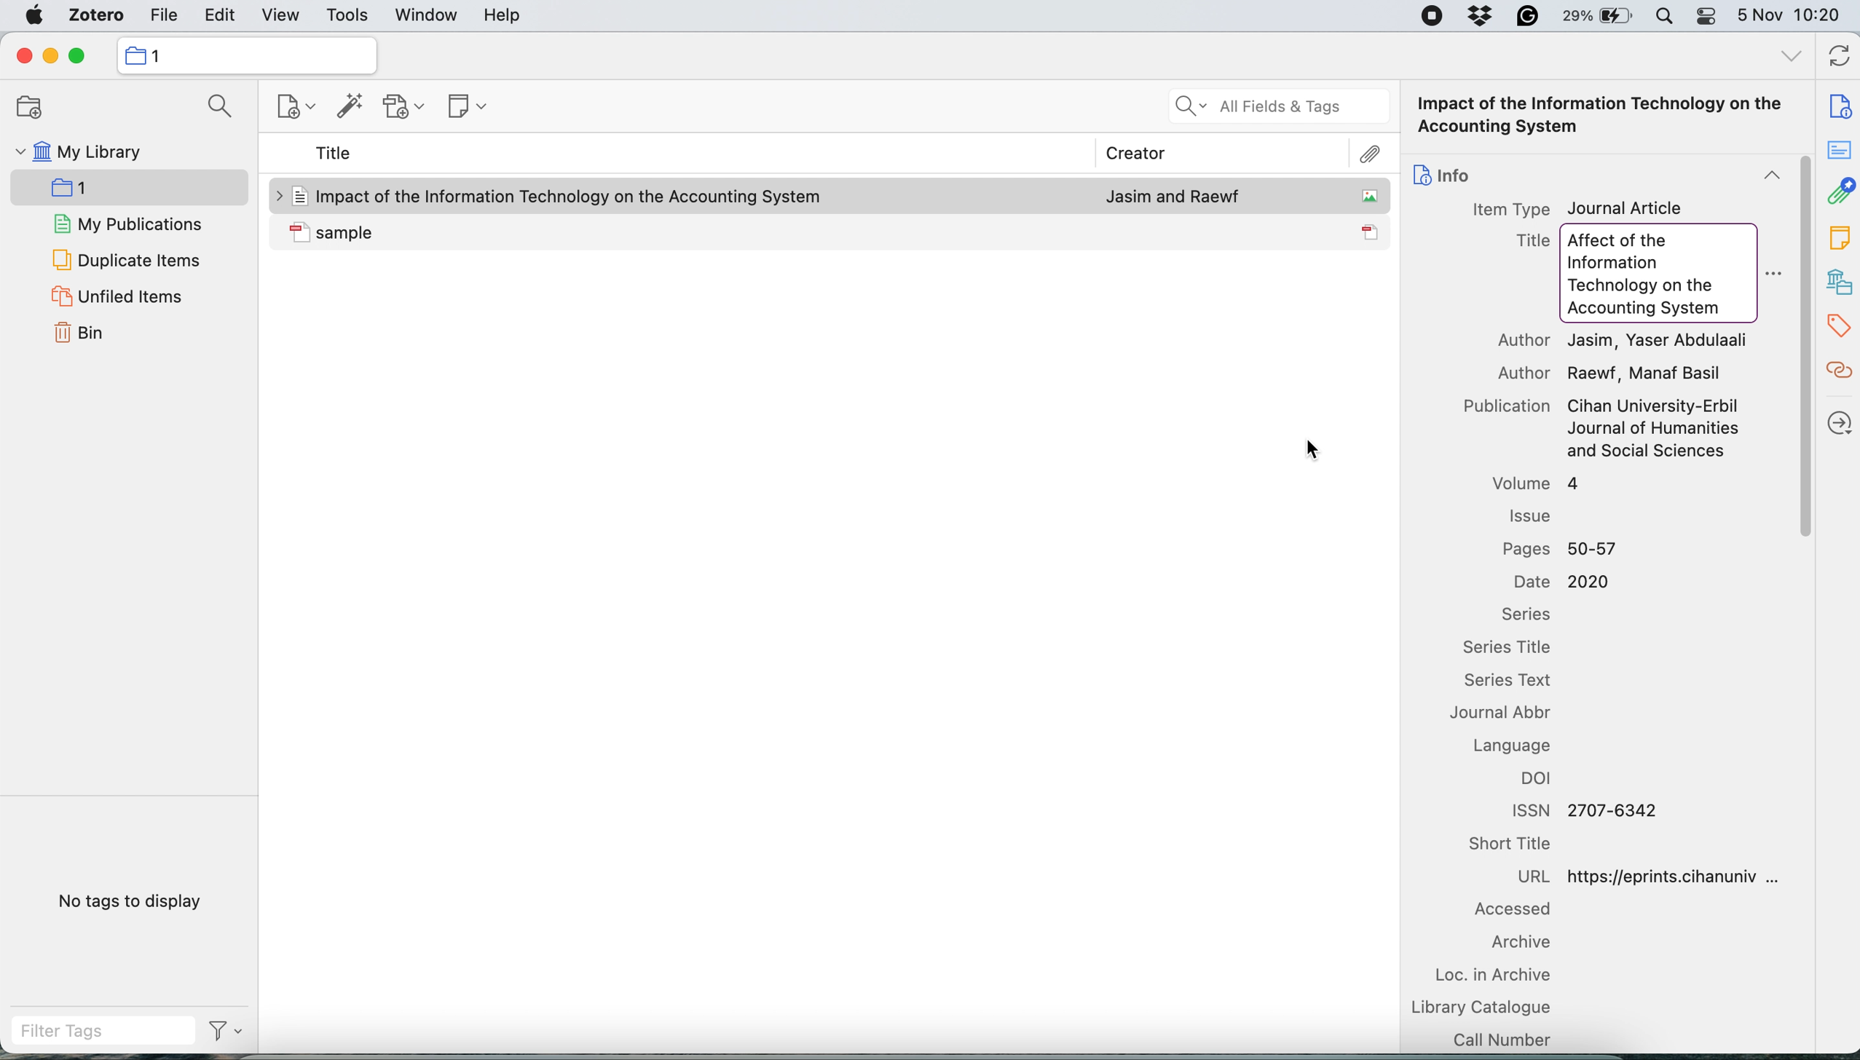  What do you see at coordinates (1838, 328) in the screenshot?
I see `tags` at bounding box center [1838, 328].